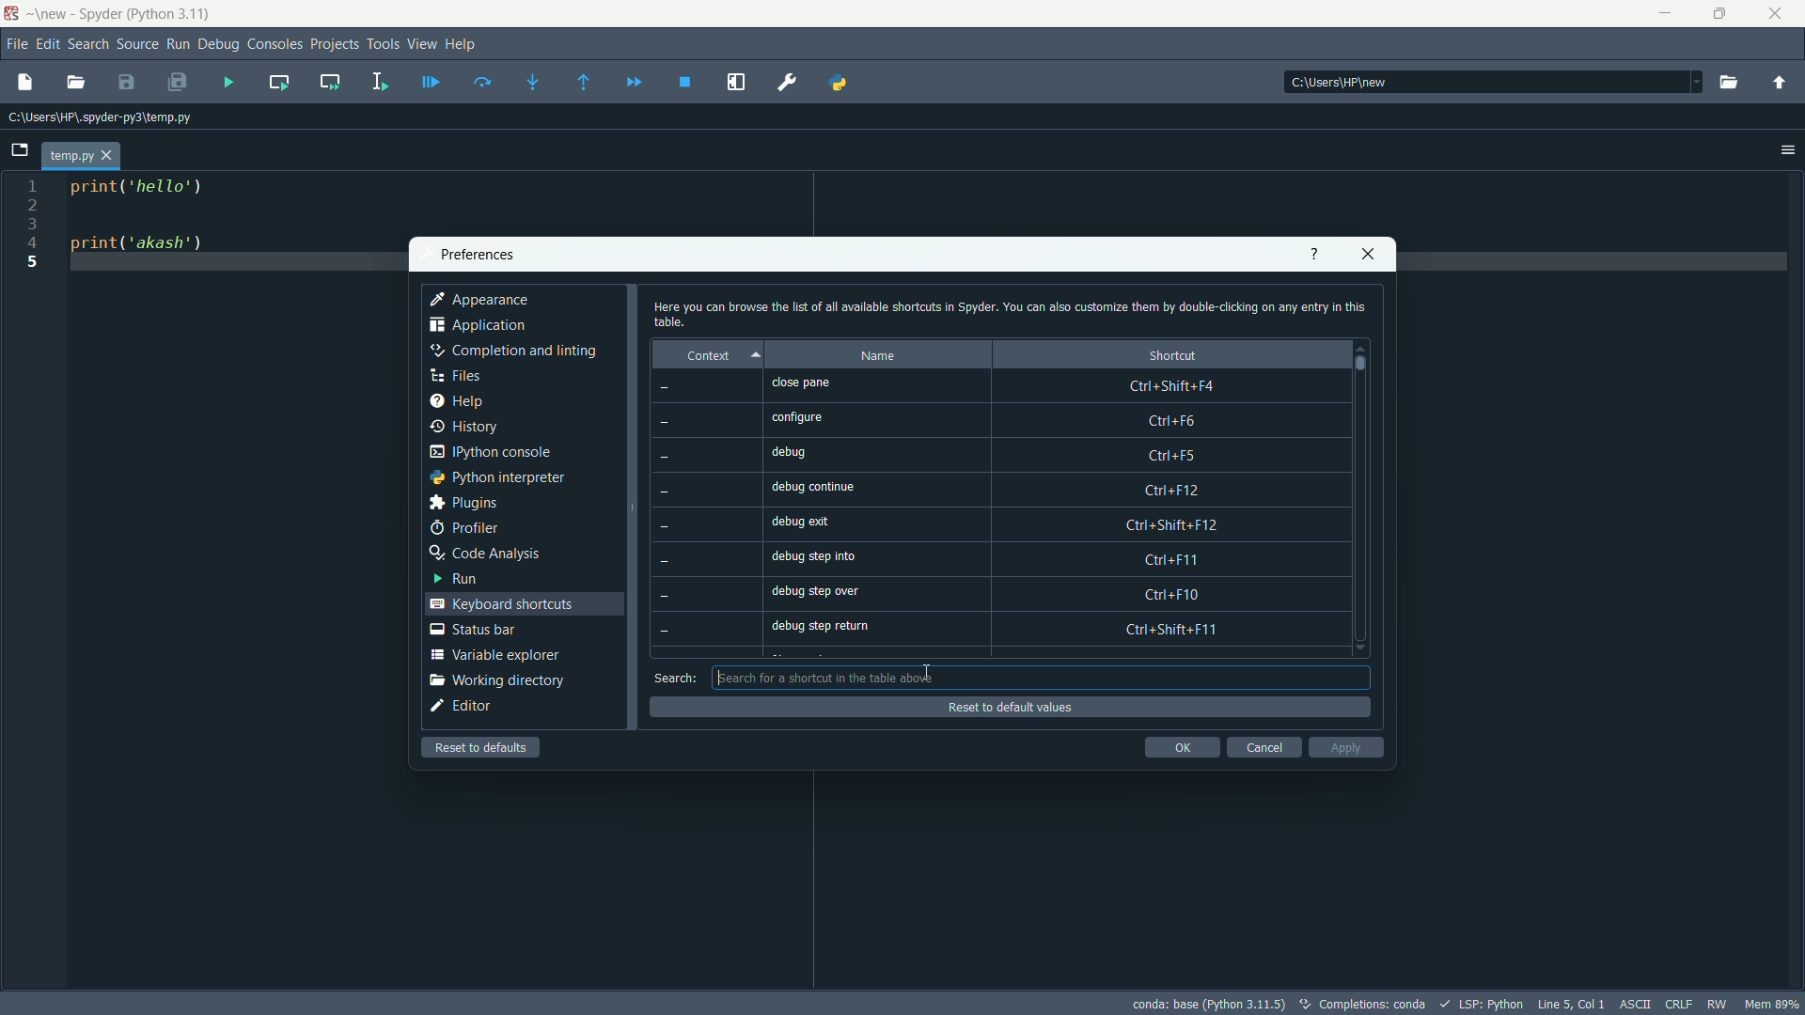 This screenshot has height=1015, width=1805. What do you see at coordinates (228, 81) in the screenshot?
I see `run file` at bounding box center [228, 81].